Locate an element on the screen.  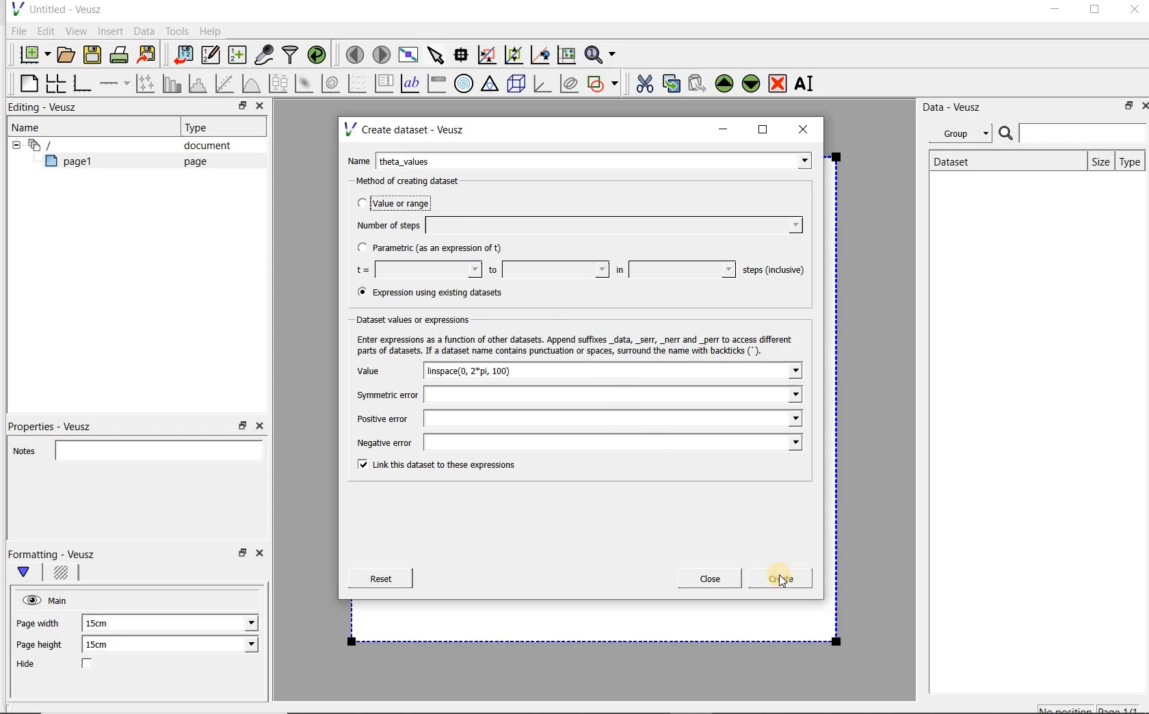
Value or range is located at coordinates (406, 201).